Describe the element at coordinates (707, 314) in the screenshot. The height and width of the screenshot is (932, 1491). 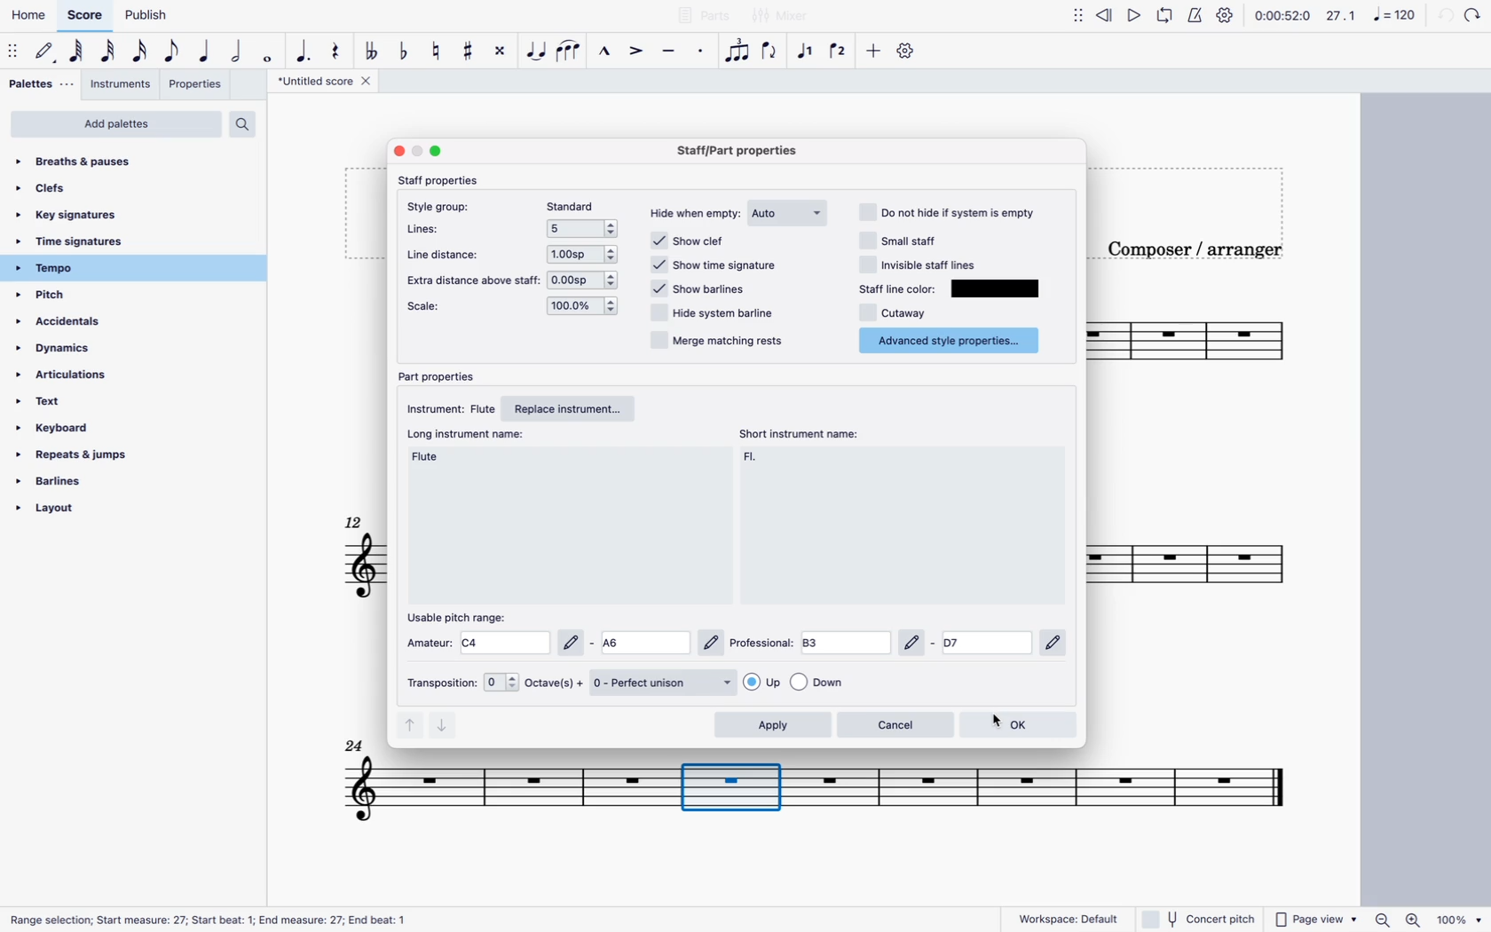
I see `hide system barline` at that location.